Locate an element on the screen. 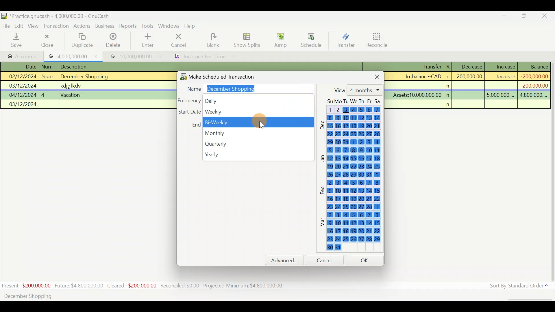 The image size is (555, 312). Duplicate is located at coordinates (81, 41).